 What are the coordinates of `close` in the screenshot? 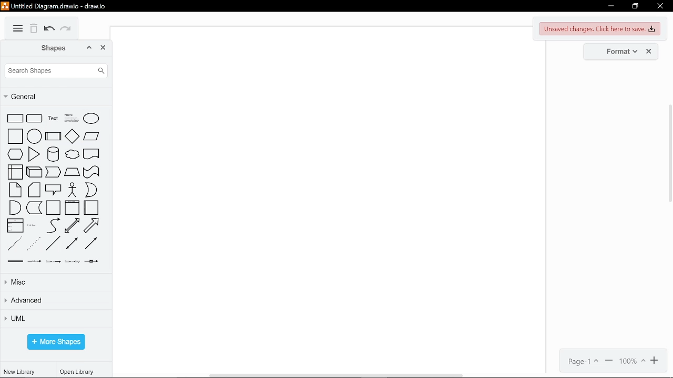 It's located at (104, 48).